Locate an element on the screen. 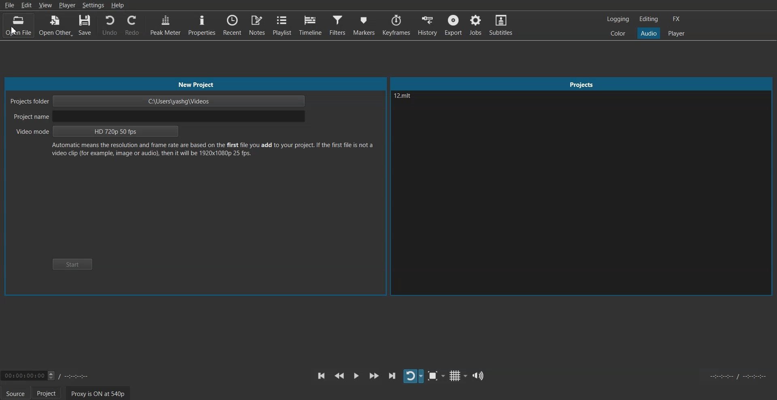 This screenshot has height=400, width=777. Play quickly backwards is located at coordinates (339, 376).